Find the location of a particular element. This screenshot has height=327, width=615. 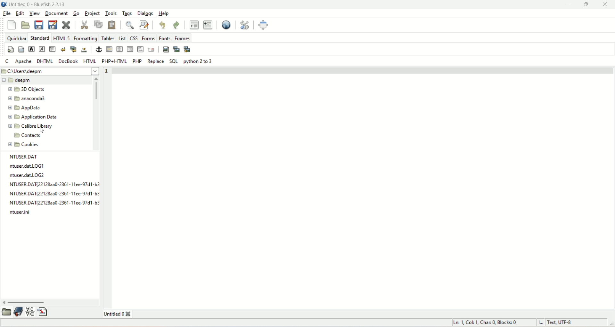

app data is located at coordinates (24, 107).